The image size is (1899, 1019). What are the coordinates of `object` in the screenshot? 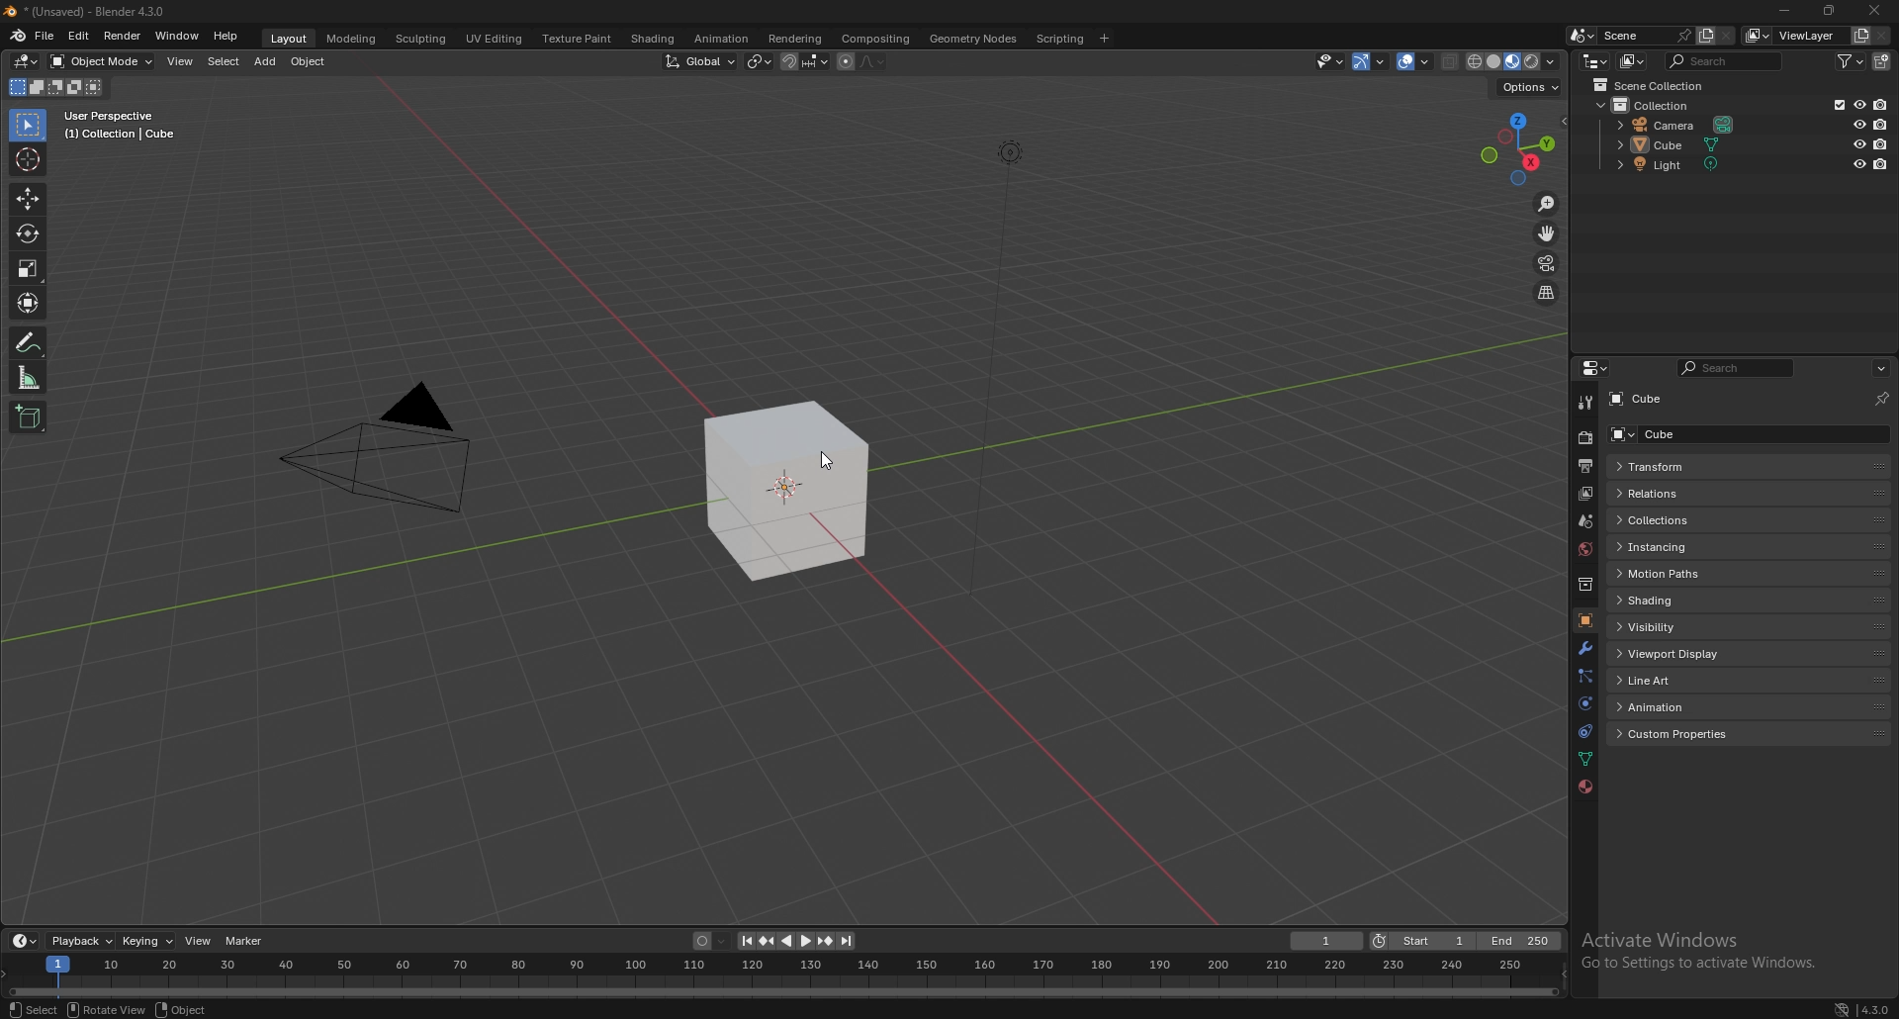 It's located at (181, 1009).